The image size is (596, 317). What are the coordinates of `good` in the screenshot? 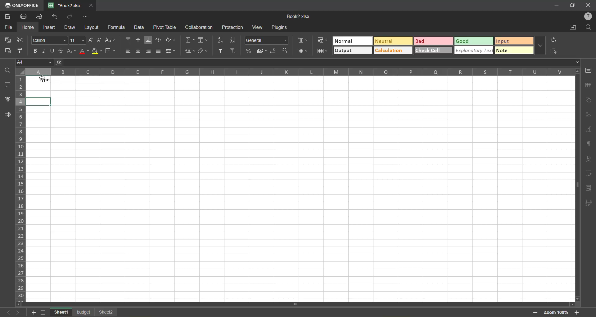 It's located at (475, 42).